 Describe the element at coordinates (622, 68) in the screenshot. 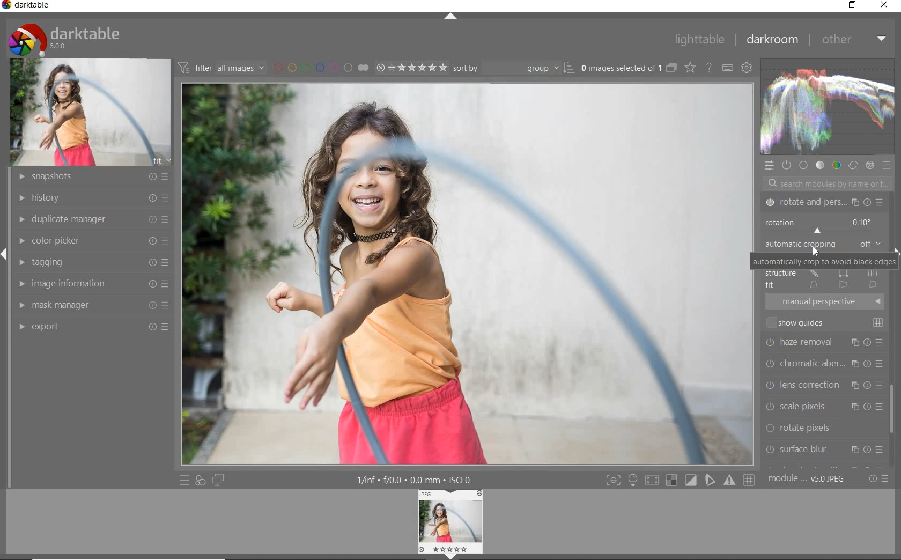

I see `selected images` at that location.